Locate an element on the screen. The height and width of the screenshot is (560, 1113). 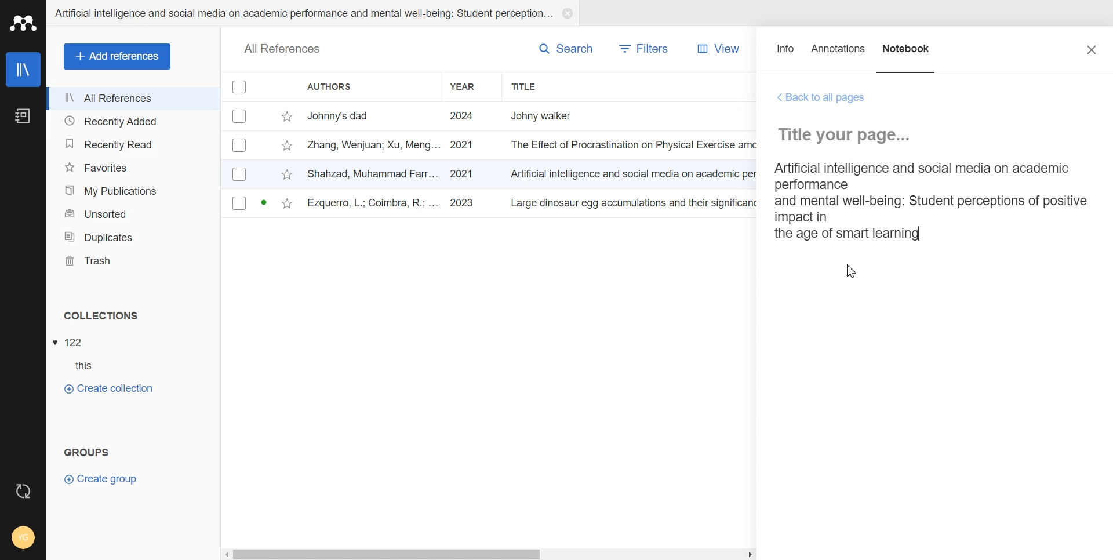
zang, wenjuan; xu, meng... is located at coordinates (374, 144).